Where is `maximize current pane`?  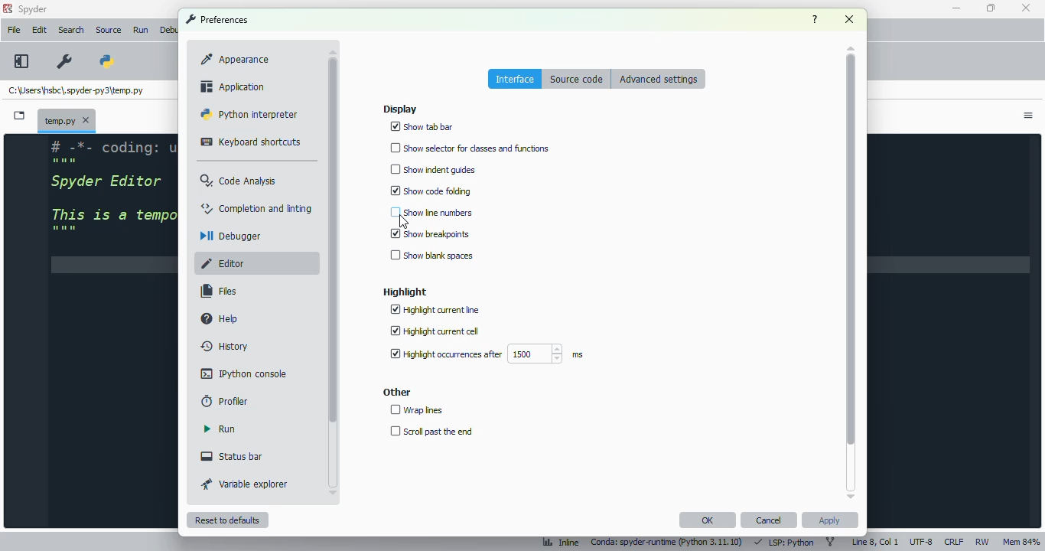 maximize current pane is located at coordinates (21, 60).